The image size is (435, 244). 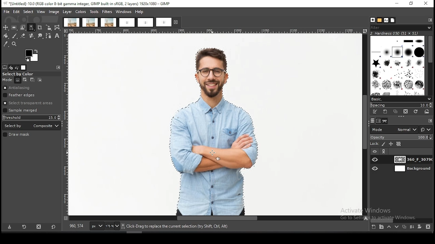 I want to click on delete tool preset, so click(x=39, y=226).